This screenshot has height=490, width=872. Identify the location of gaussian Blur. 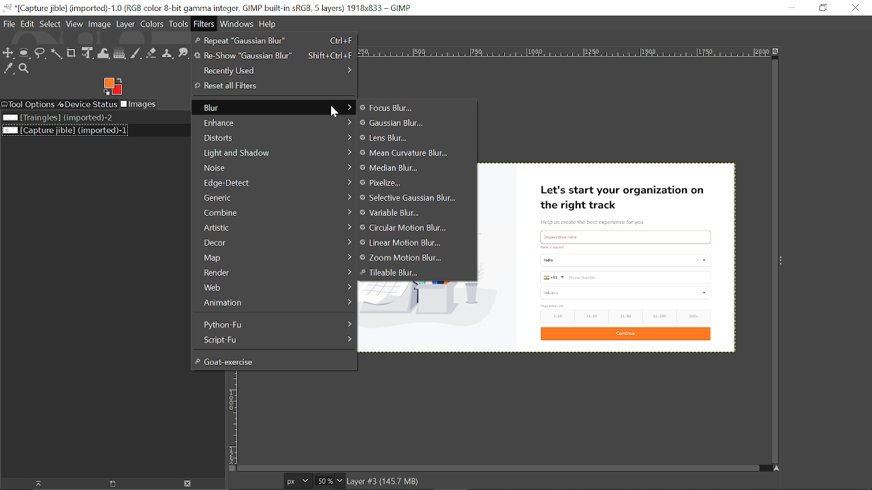
(416, 122).